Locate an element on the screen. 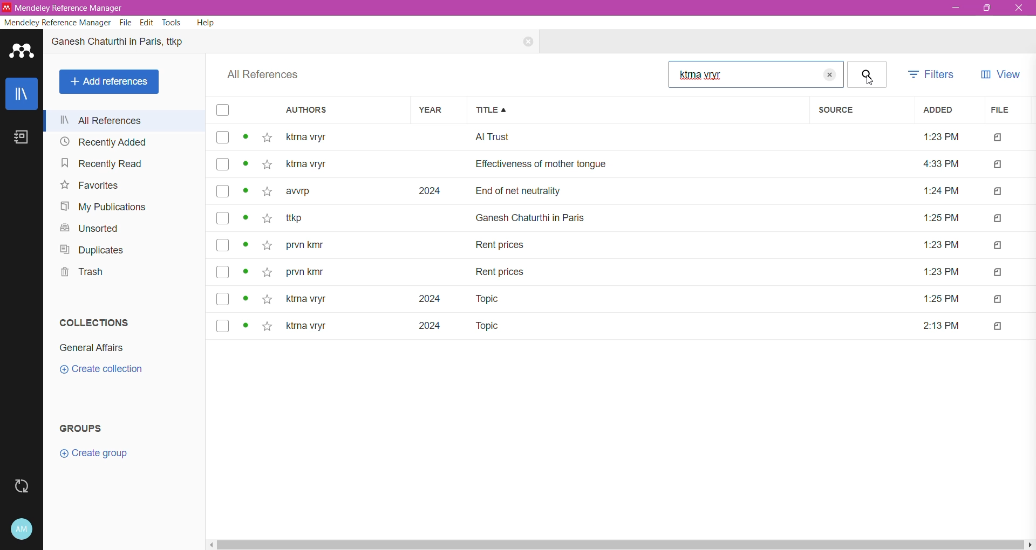 This screenshot has width=1036, height=550. Duplicates is located at coordinates (91, 250).